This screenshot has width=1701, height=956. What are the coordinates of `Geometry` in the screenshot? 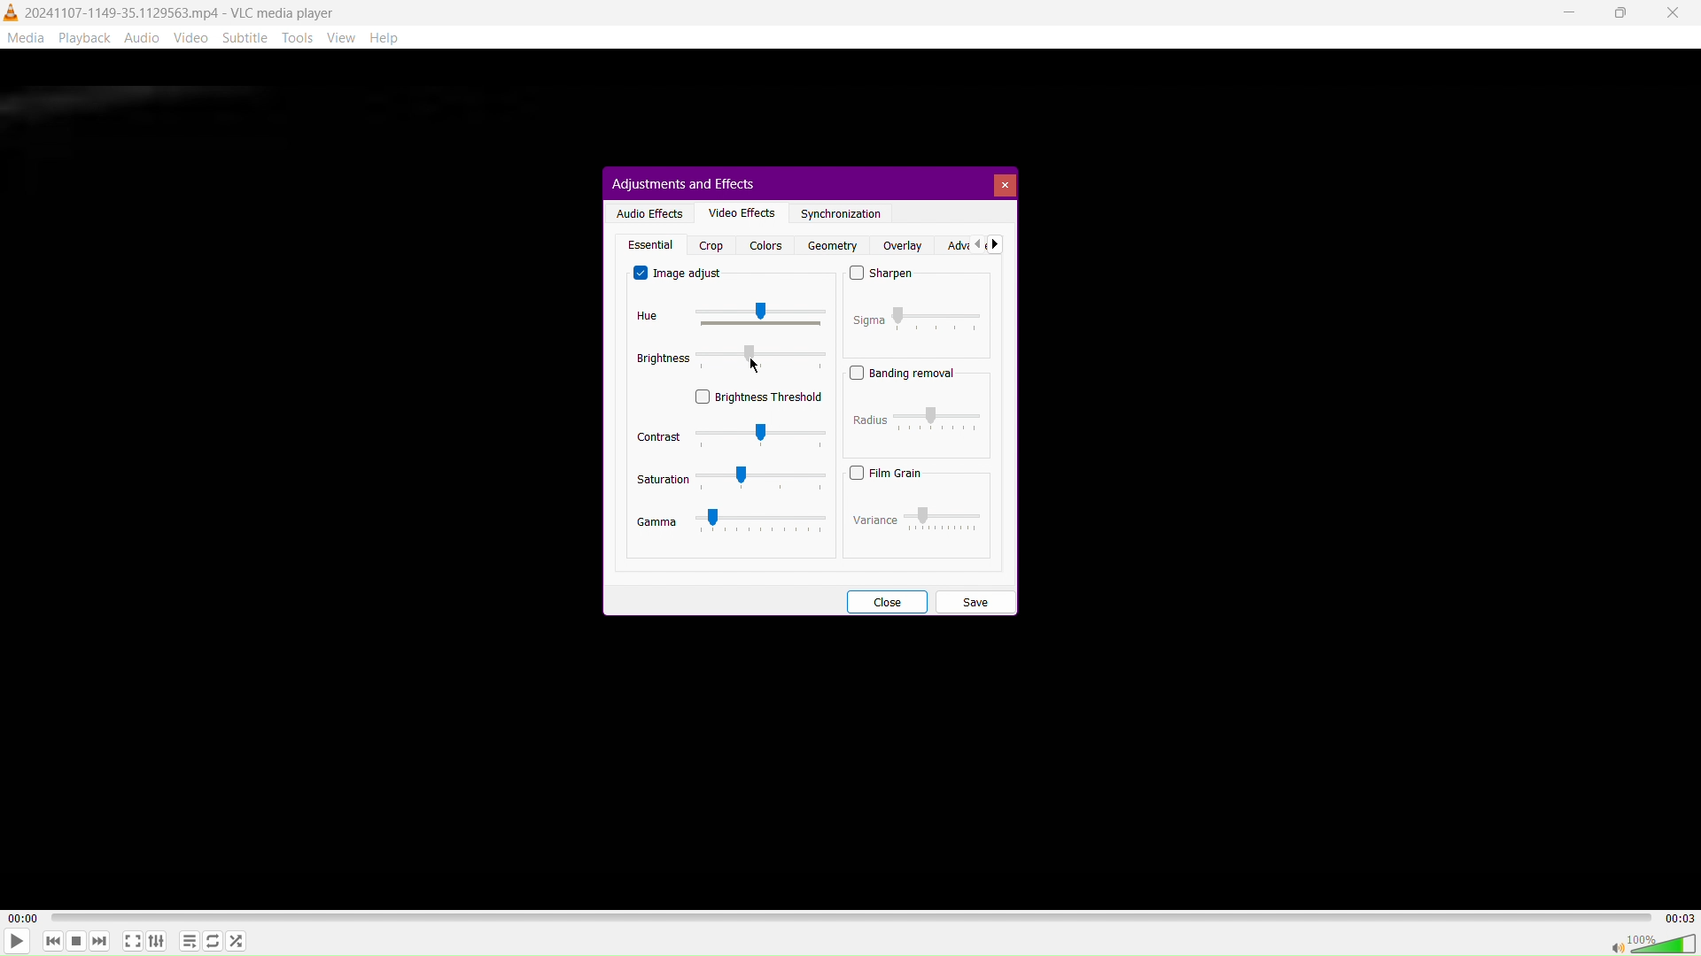 It's located at (829, 245).